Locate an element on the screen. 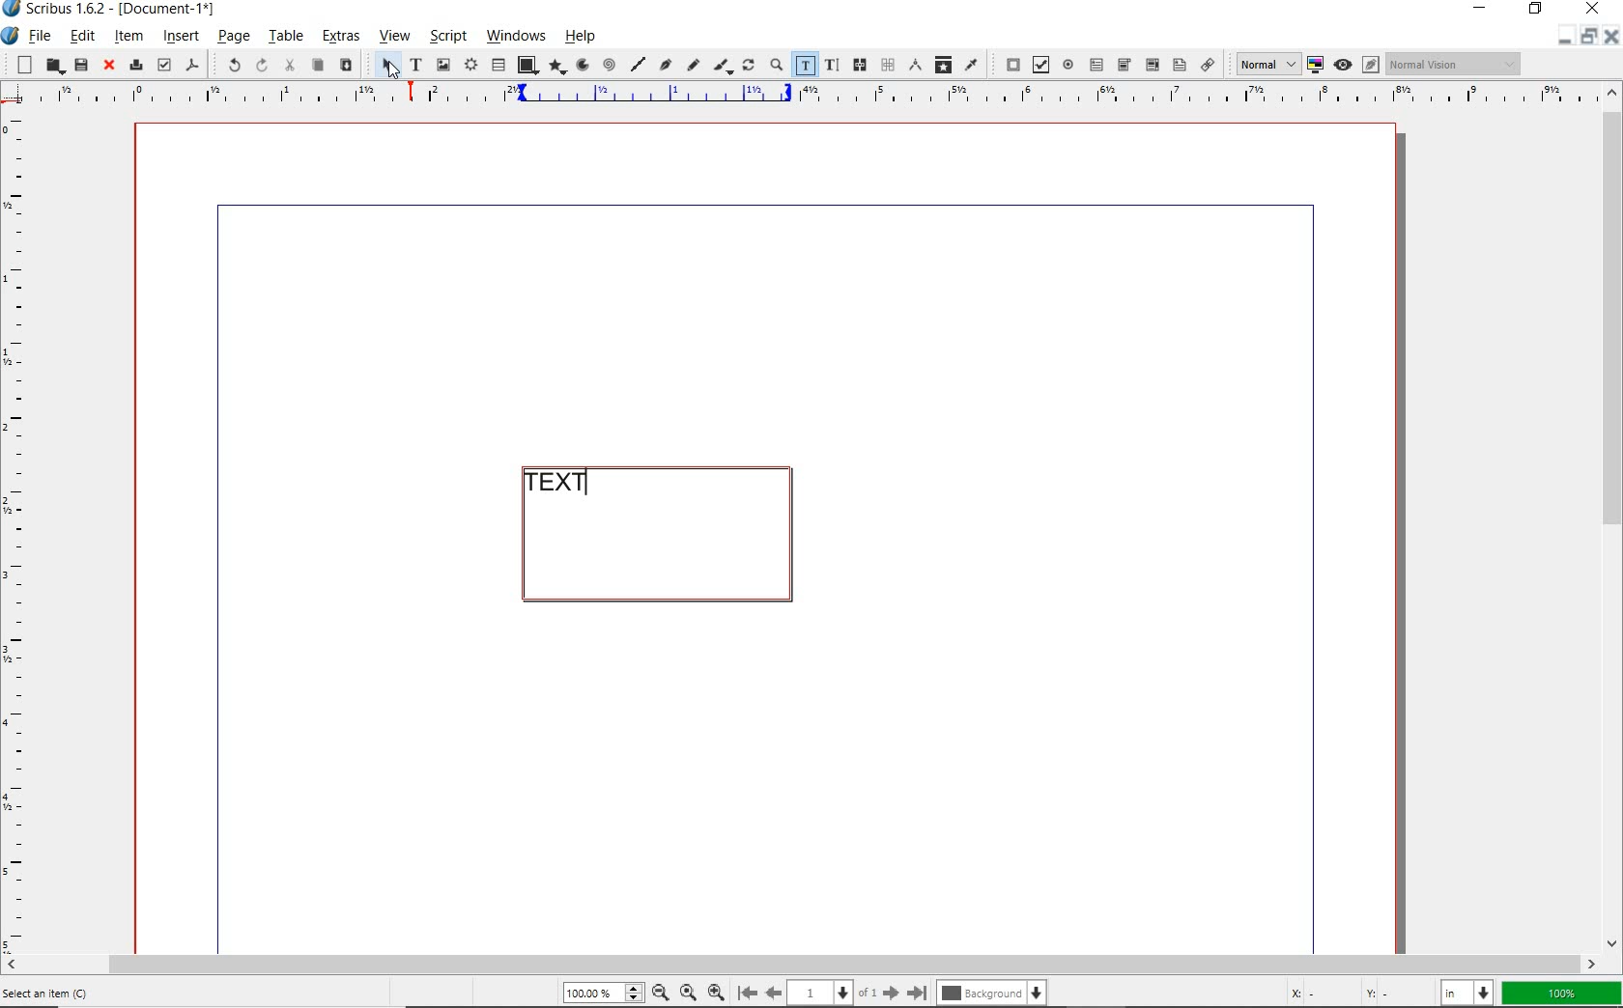 The image size is (1623, 1008). Zoom Out is located at coordinates (662, 994).